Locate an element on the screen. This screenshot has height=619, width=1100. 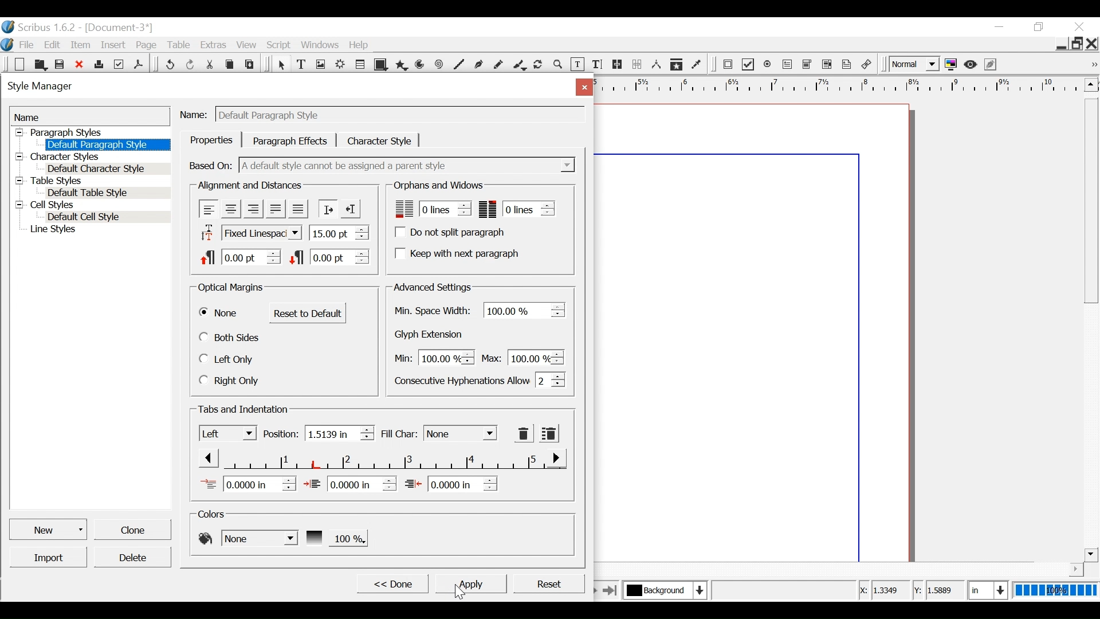
Delete is located at coordinates (132, 557).